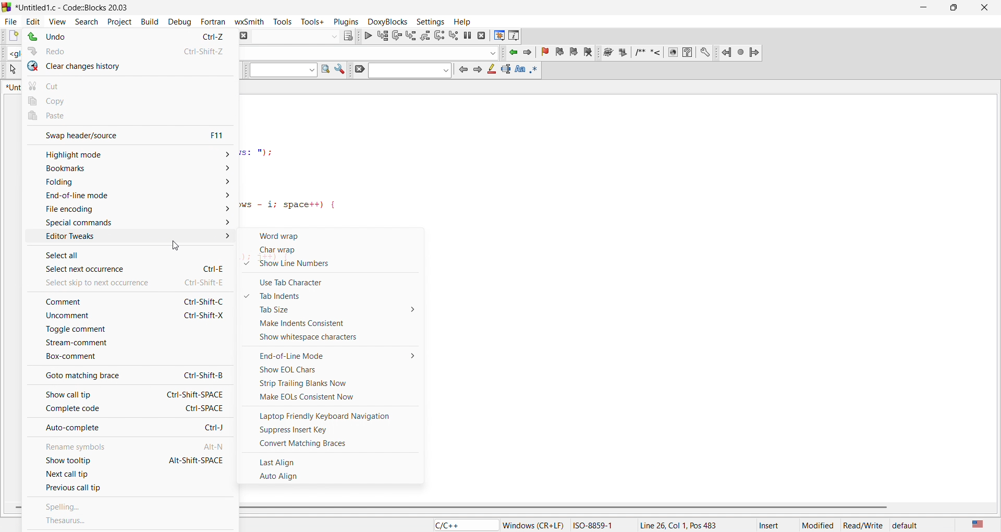 The height and width of the screenshot is (532, 1001). Describe the element at coordinates (67, 318) in the screenshot. I see `uncomment ` at that location.